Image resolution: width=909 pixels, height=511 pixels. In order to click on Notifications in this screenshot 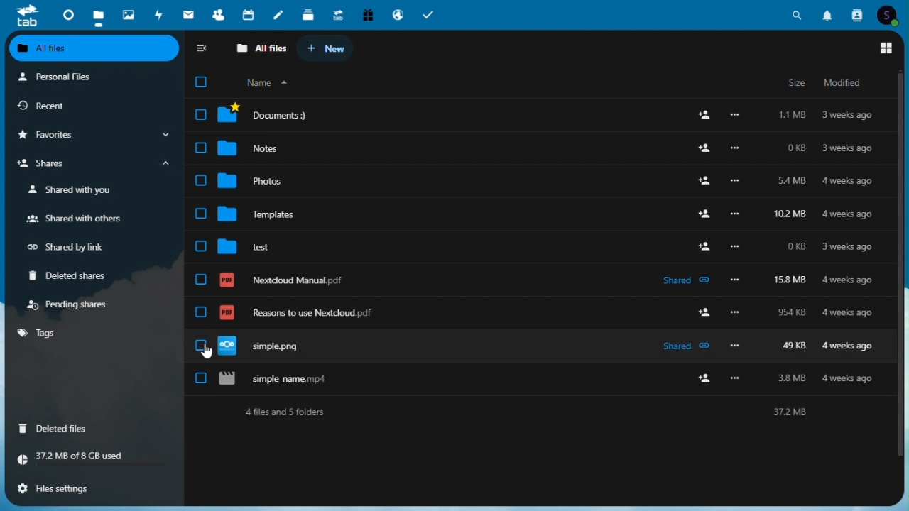, I will do `click(829, 13)`.